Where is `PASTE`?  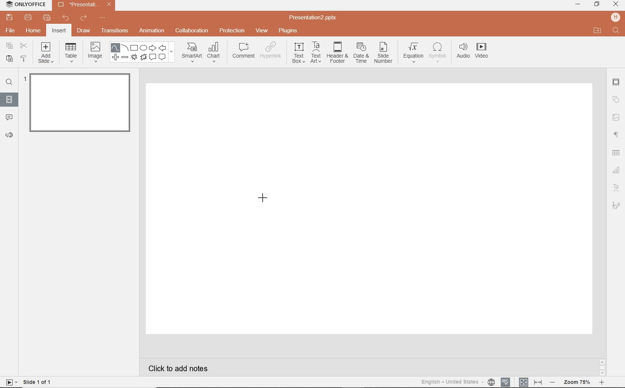 PASTE is located at coordinates (9, 58).